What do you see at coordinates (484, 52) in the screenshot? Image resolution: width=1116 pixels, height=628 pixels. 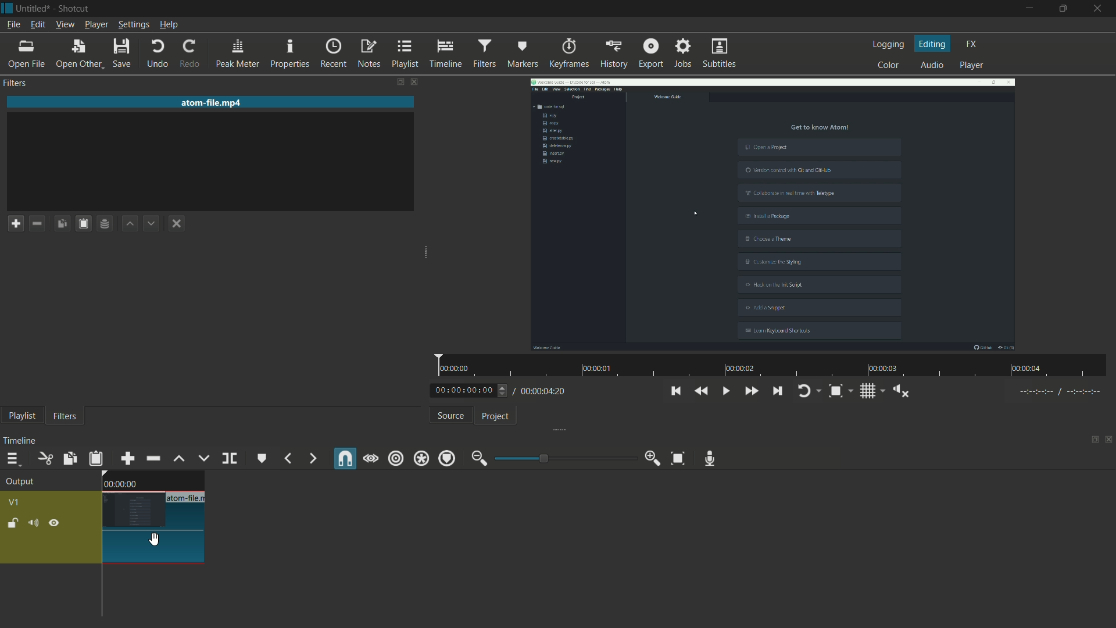 I see `filters` at bounding box center [484, 52].